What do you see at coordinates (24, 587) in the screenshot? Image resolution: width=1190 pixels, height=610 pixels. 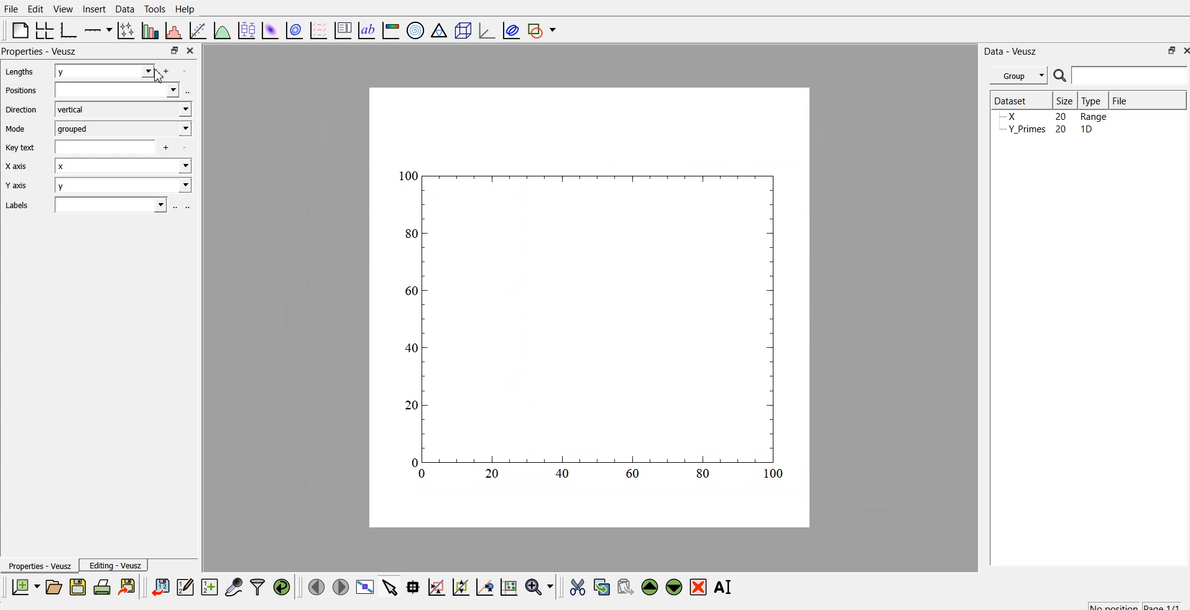 I see `new document` at bounding box center [24, 587].